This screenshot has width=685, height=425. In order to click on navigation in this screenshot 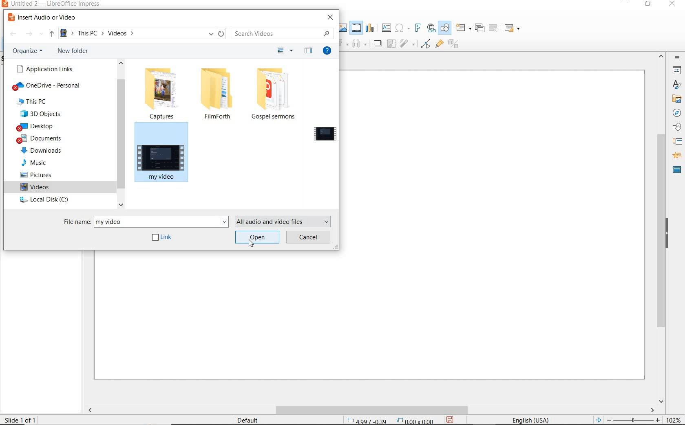, I will do `click(676, 114)`.